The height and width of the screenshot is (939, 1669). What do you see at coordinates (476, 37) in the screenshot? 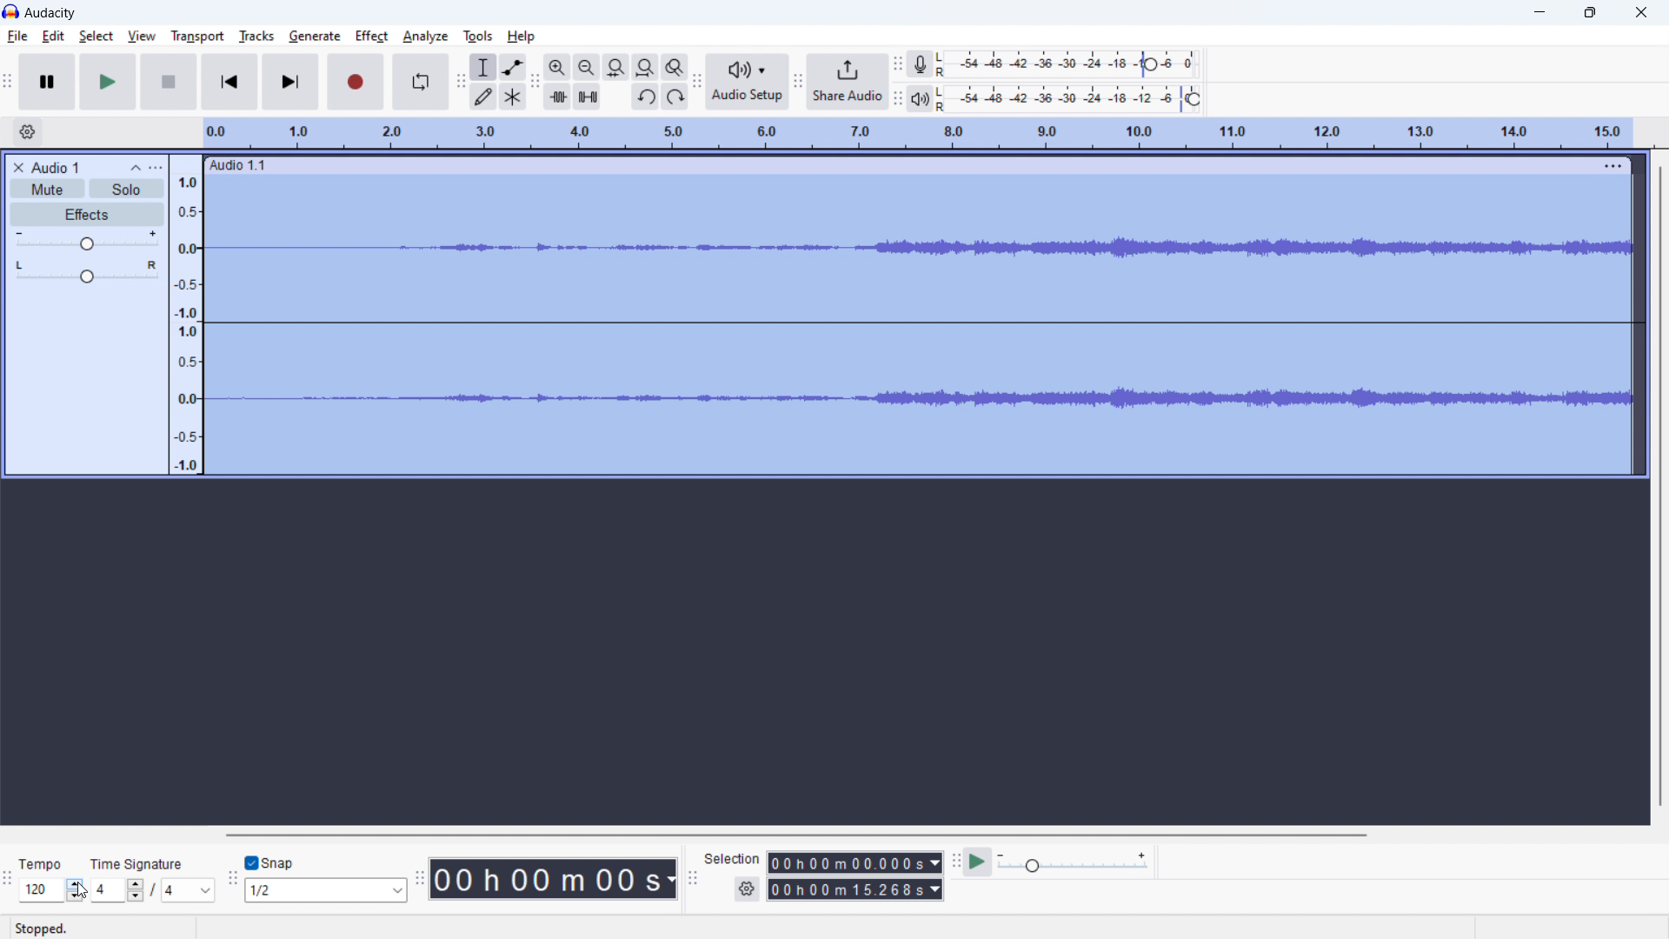
I see `tools` at bounding box center [476, 37].